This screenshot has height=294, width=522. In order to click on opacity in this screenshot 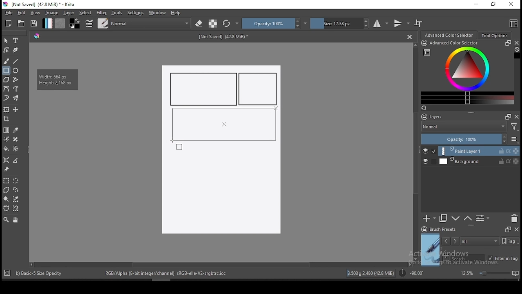, I will do `click(469, 140)`.